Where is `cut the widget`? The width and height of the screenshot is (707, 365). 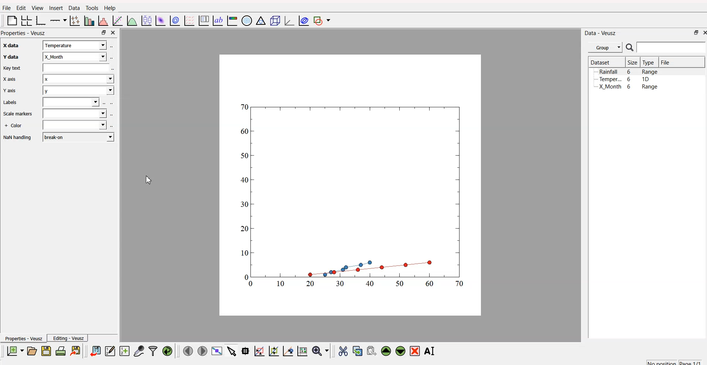
cut the widget is located at coordinates (342, 351).